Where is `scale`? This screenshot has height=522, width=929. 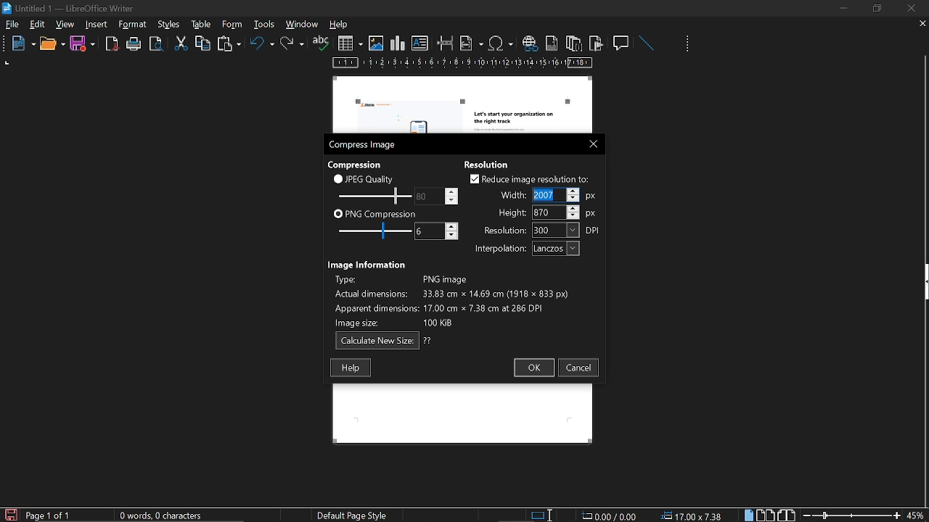
scale is located at coordinates (463, 64).